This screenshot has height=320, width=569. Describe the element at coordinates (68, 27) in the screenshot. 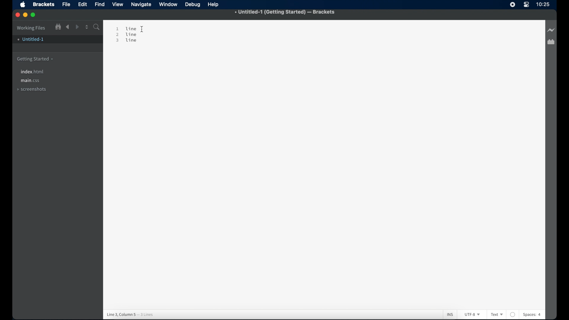

I see `navigate backward` at that location.